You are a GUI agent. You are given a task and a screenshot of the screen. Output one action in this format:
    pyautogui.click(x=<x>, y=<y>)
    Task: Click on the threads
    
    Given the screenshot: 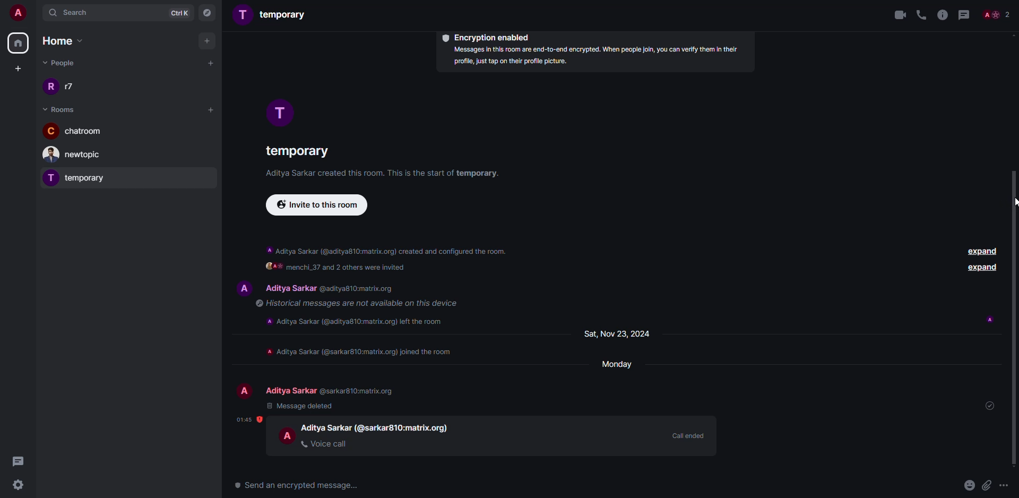 What is the action you would take?
    pyautogui.click(x=20, y=460)
    